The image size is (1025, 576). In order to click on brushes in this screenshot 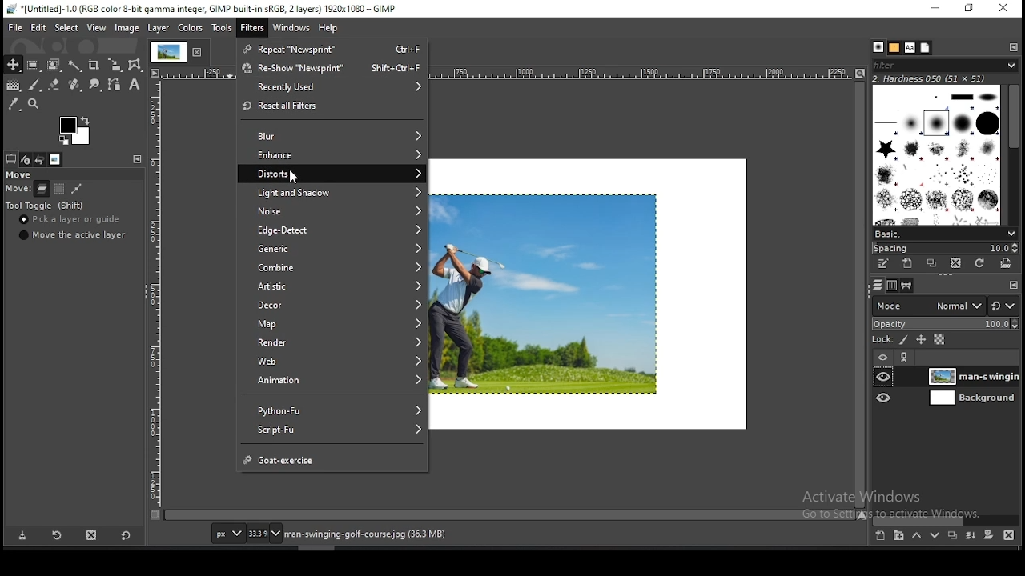, I will do `click(878, 46)`.